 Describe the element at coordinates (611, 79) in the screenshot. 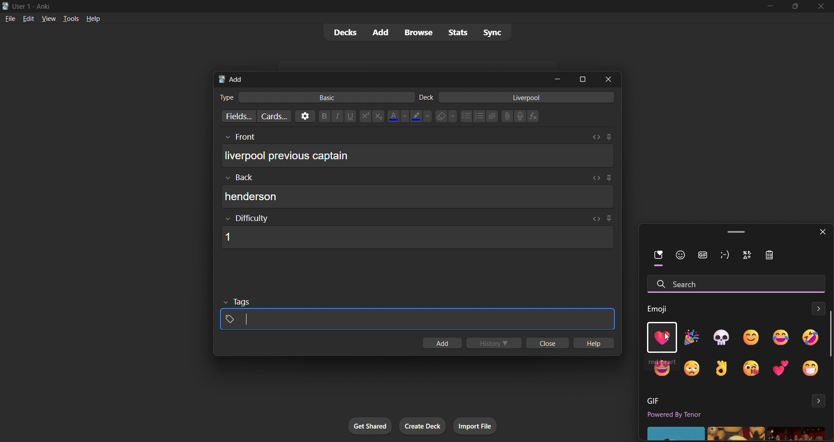

I see `close` at that location.